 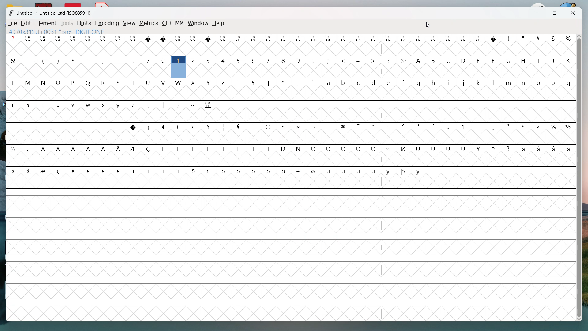 What do you see at coordinates (511, 127) in the screenshot?
I see `symbol` at bounding box center [511, 127].